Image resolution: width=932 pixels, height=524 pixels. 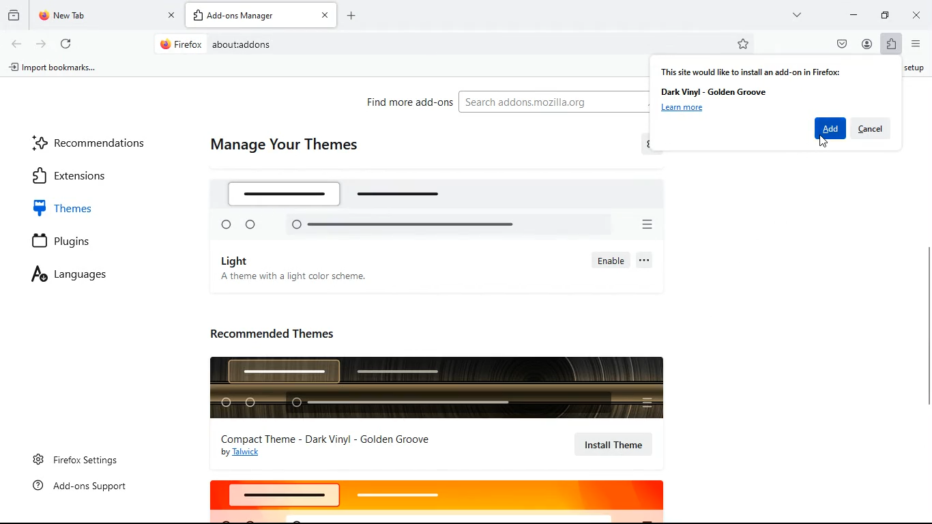 I want to click on Search bar, so click(x=457, y=44).